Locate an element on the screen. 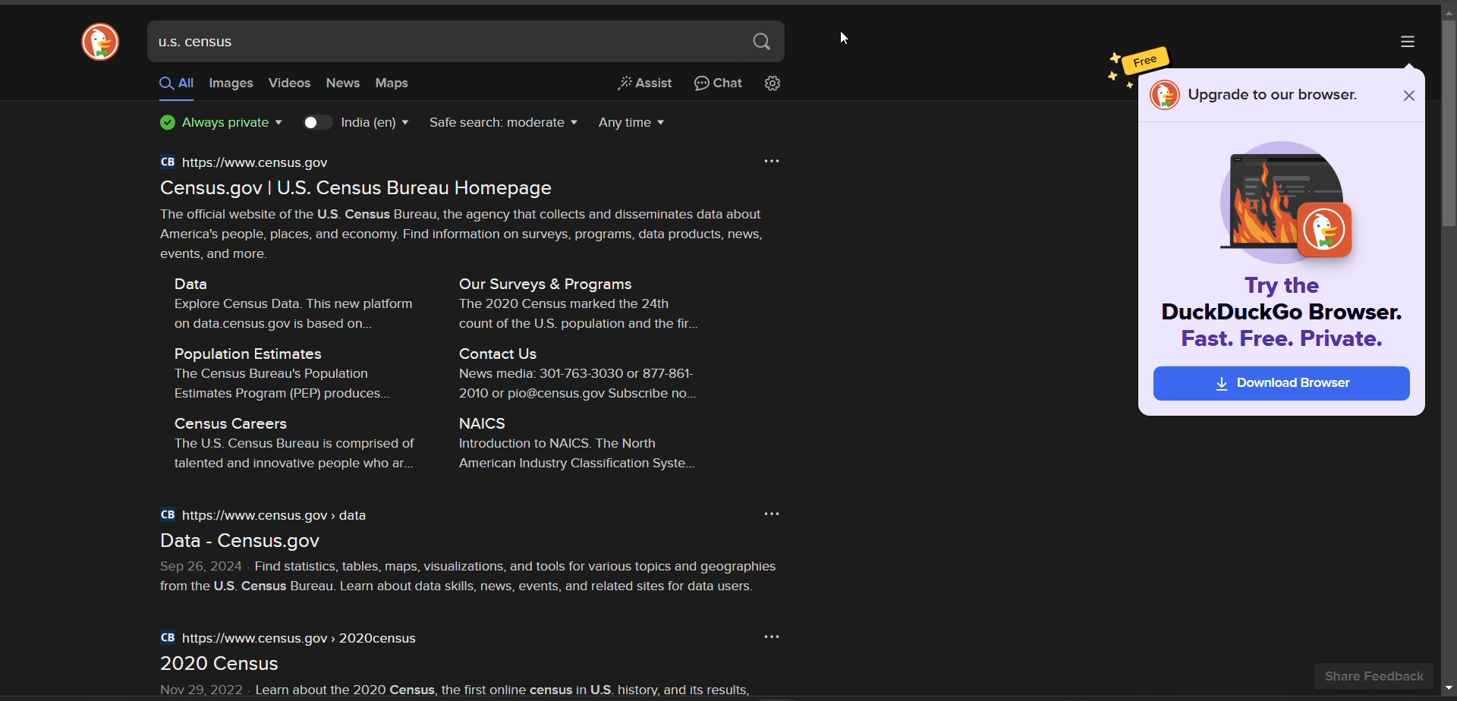 The width and height of the screenshot is (1457, 701). NAICS is located at coordinates (488, 421).